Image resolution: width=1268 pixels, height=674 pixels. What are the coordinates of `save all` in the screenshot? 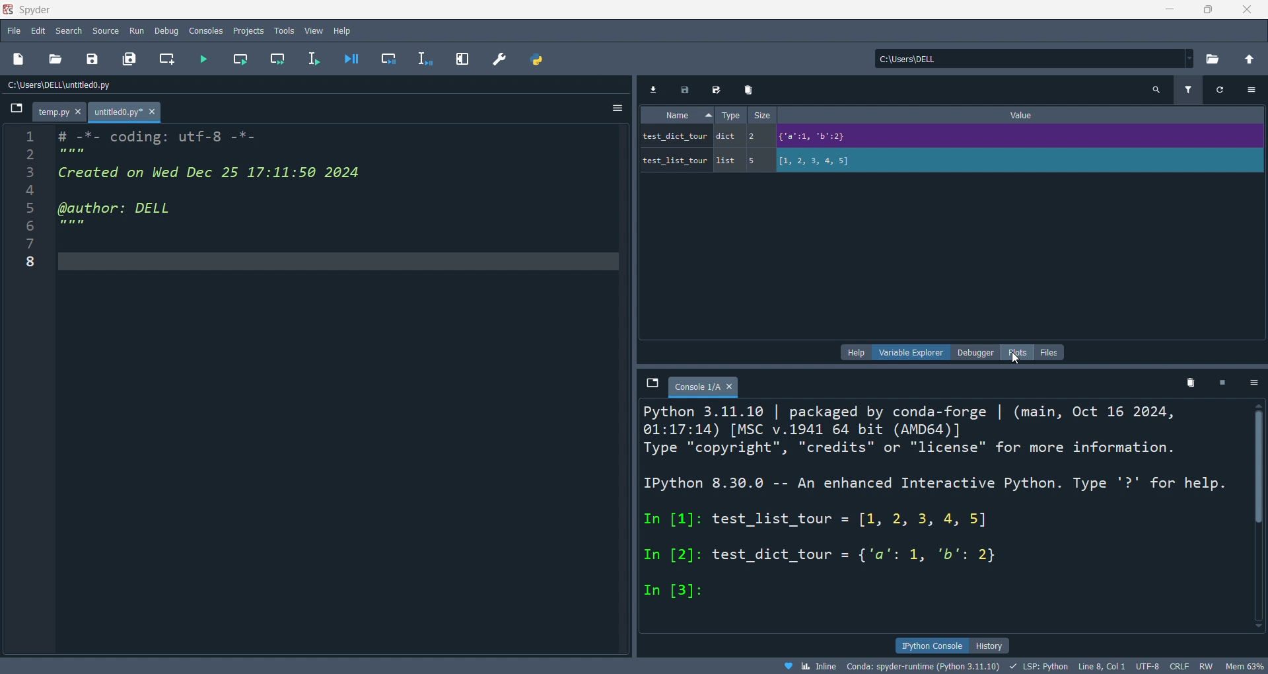 It's located at (130, 59).